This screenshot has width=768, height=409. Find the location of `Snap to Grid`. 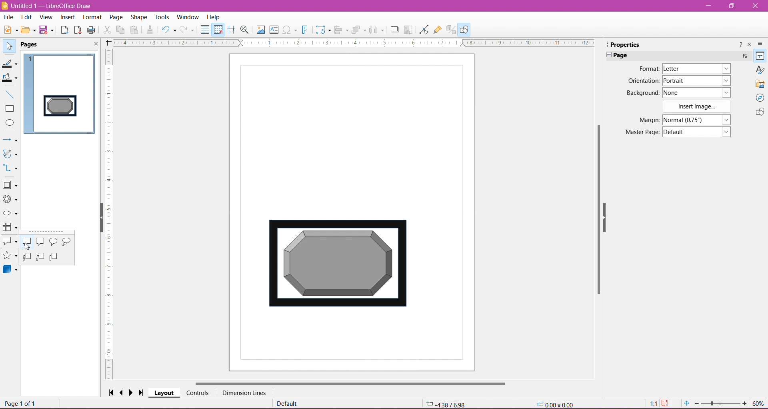

Snap to Grid is located at coordinates (218, 30).